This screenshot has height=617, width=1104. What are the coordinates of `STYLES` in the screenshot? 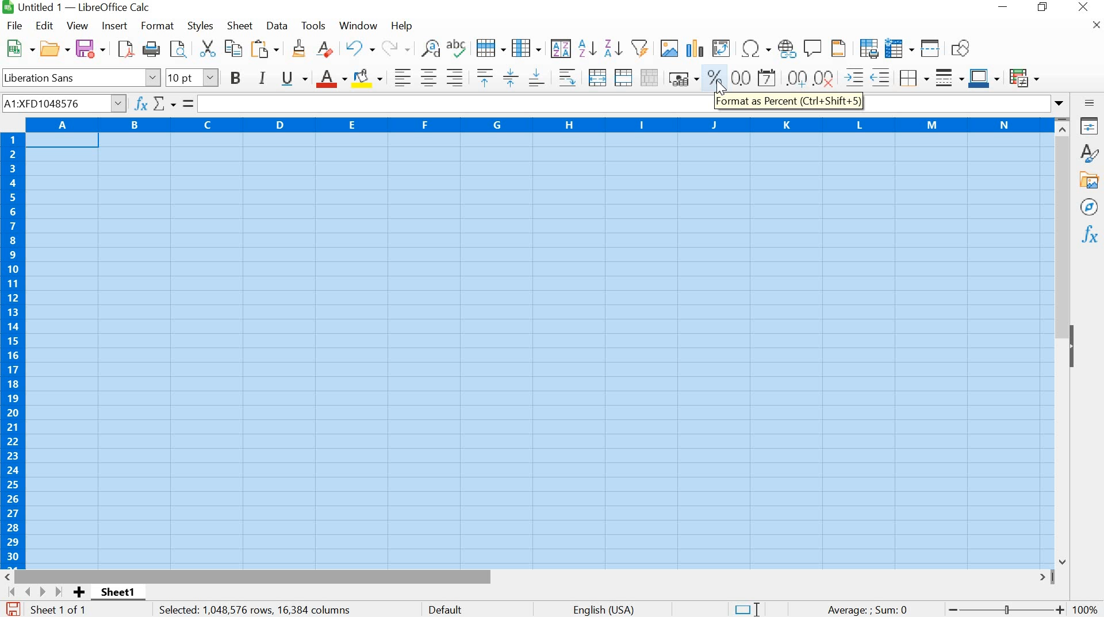 It's located at (200, 25).